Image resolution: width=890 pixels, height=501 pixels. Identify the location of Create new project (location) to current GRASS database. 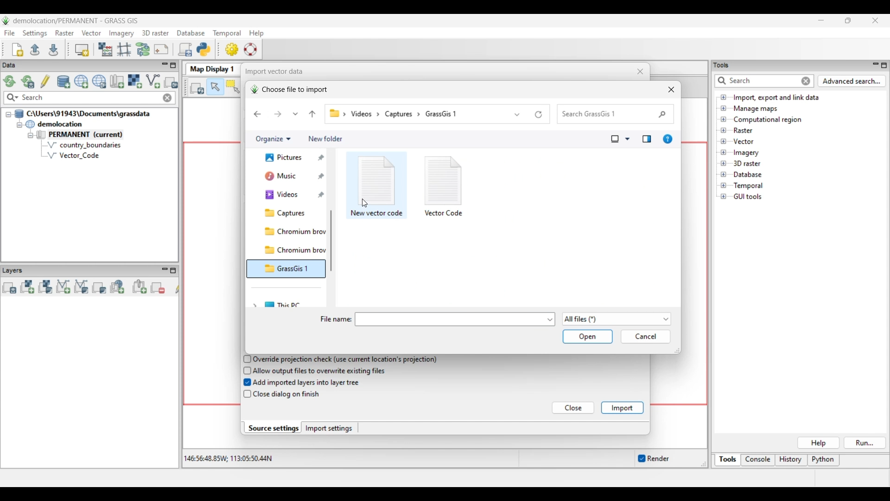
(82, 82).